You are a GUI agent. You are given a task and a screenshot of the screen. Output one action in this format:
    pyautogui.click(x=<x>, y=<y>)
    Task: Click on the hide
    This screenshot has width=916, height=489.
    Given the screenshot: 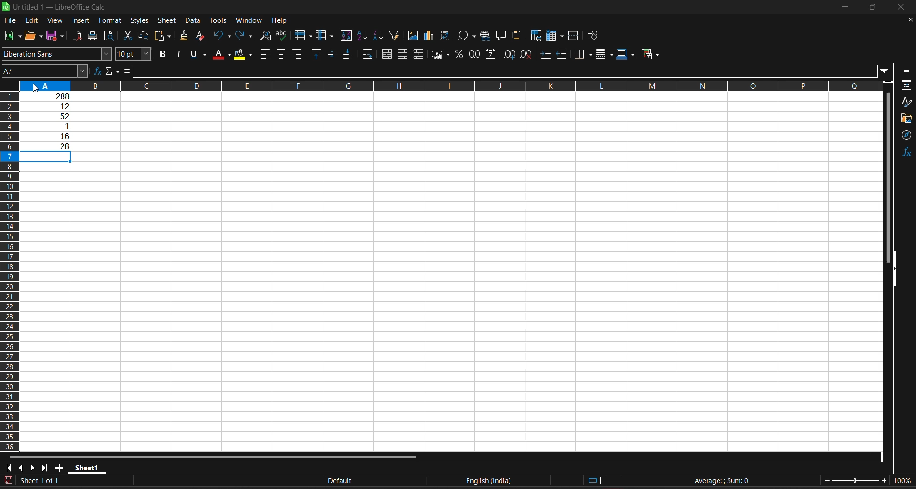 What is the action you would take?
    pyautogui.click(x=895, y=269)
    